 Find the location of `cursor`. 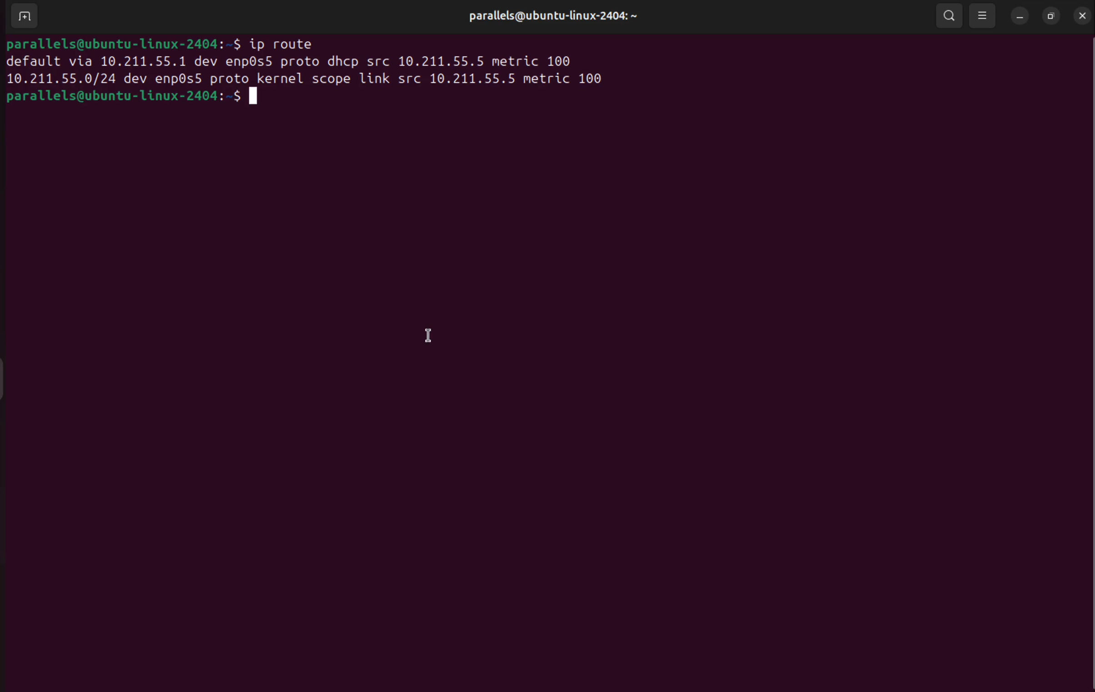

cursor is located at coordinates (427, 335).